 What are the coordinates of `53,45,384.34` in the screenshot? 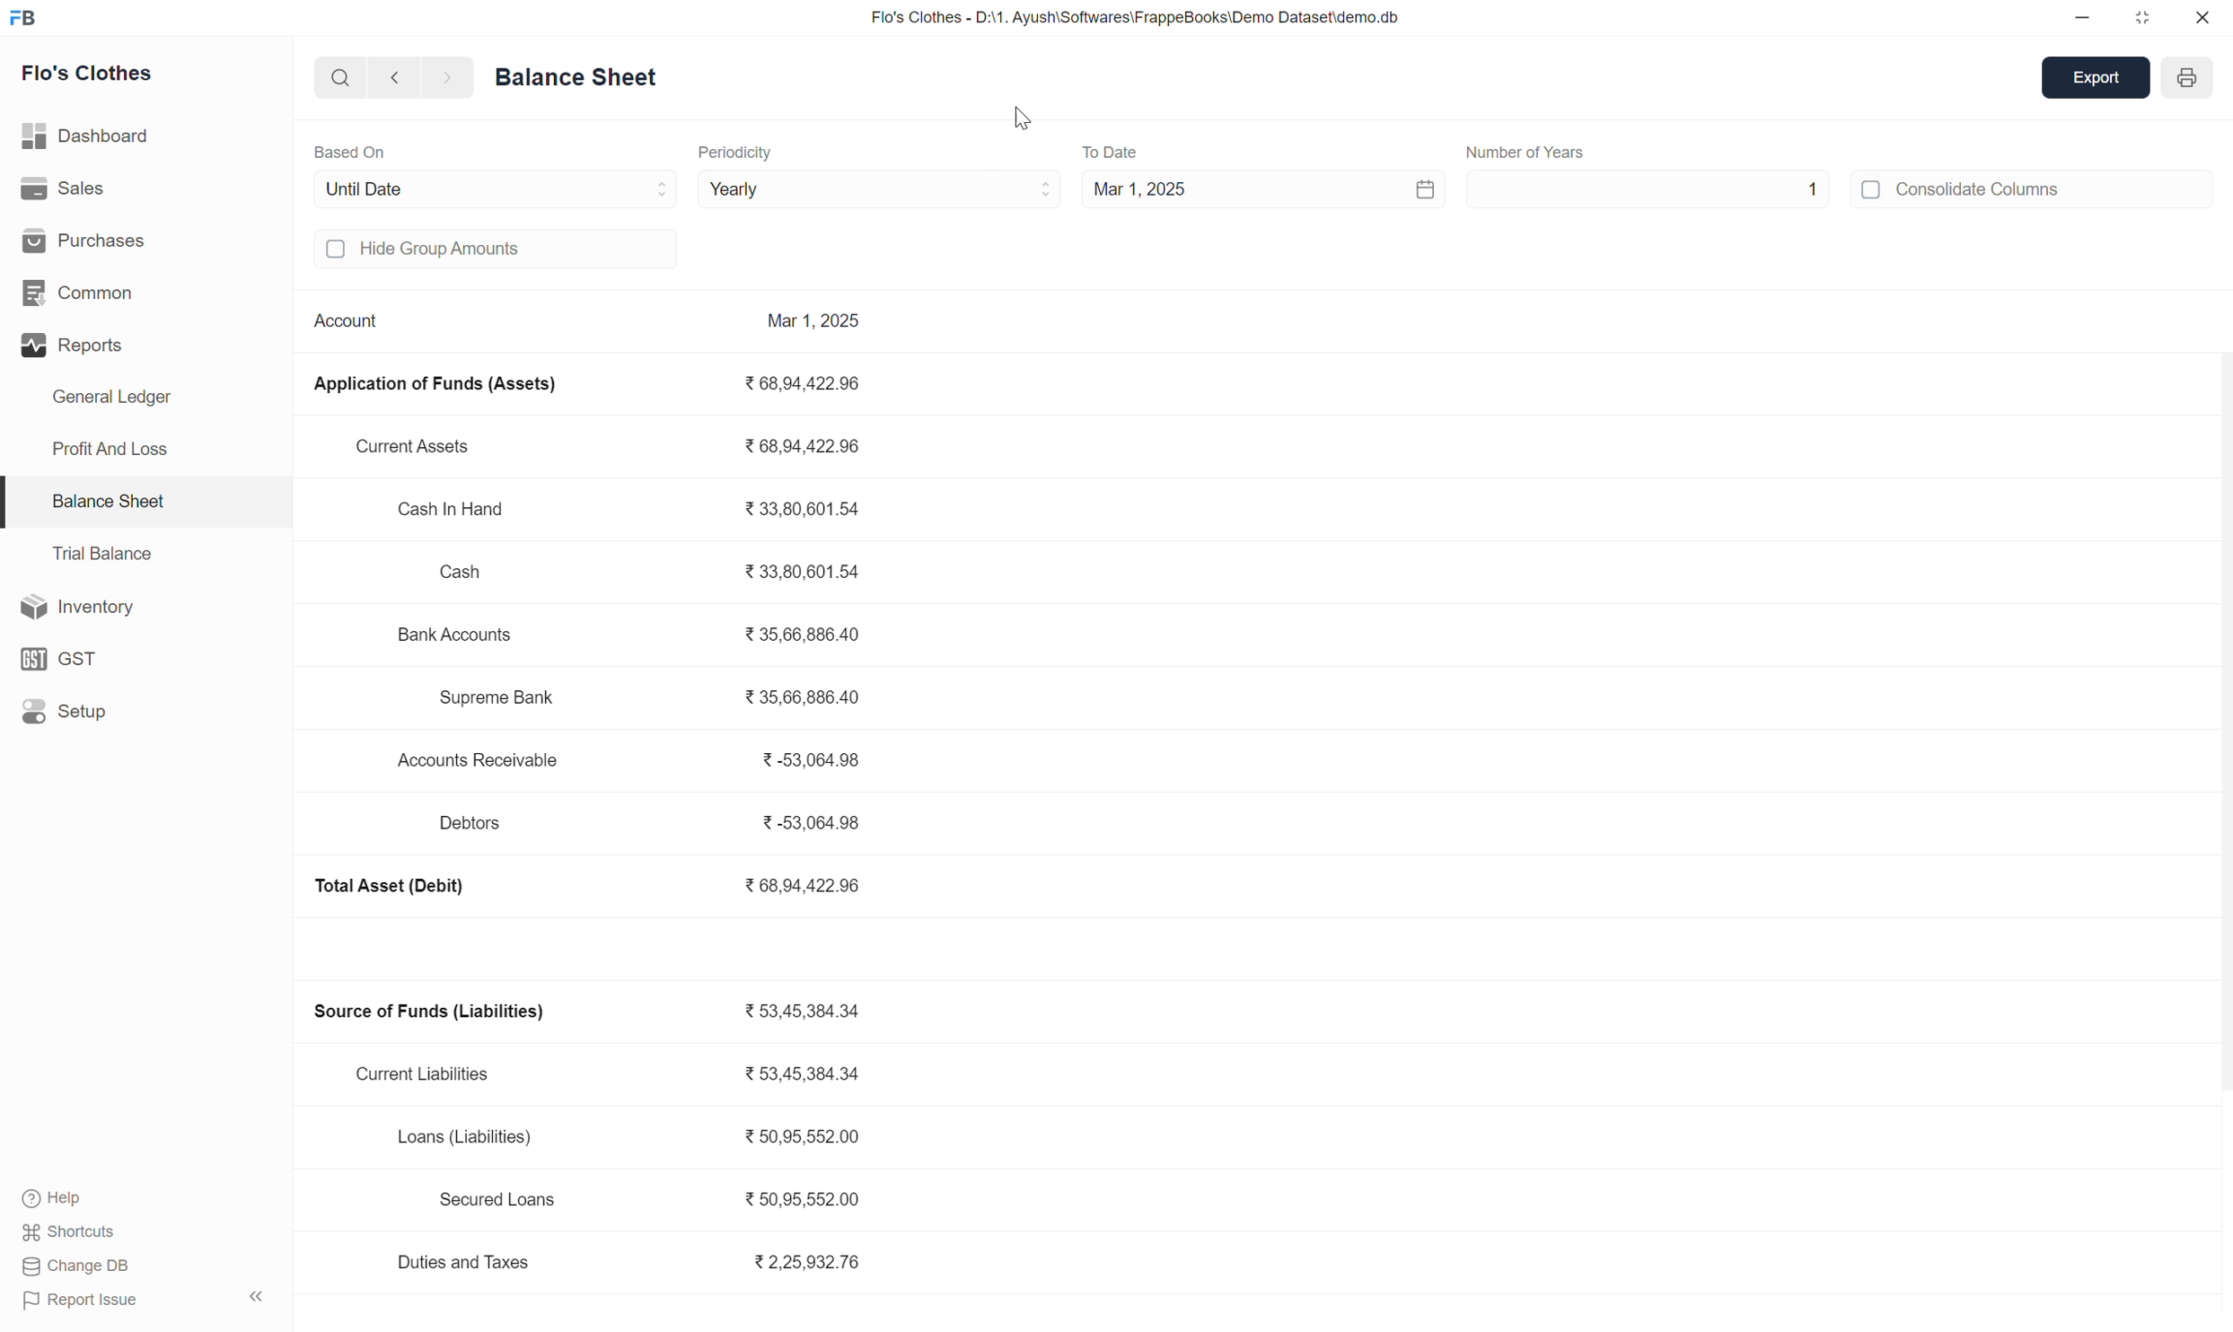 It's located at (810, 1074).